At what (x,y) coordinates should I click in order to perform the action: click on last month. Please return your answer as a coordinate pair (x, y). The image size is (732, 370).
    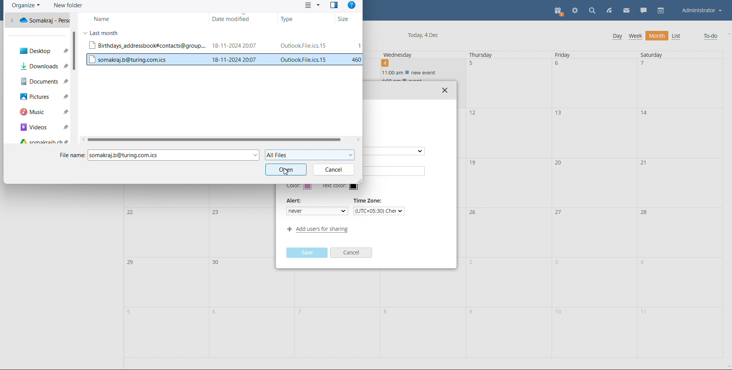
    Looking at the image, I should click on (104, 32).